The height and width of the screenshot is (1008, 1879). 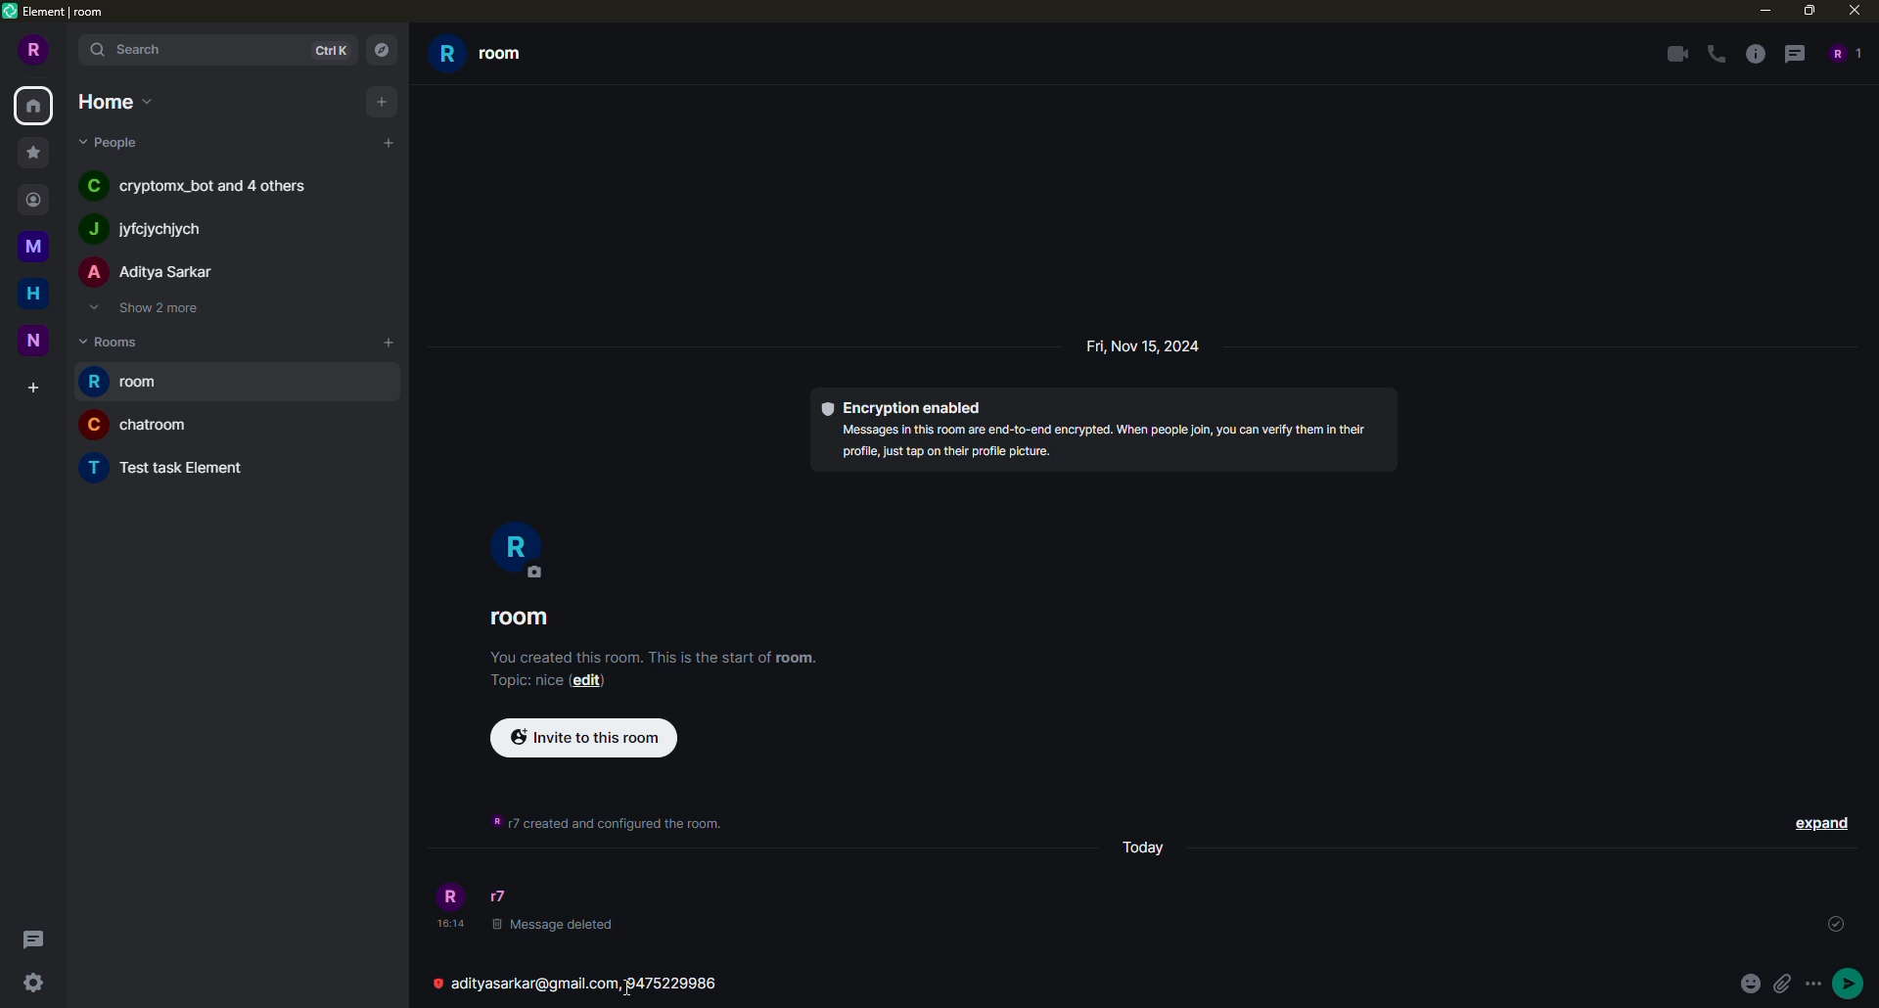 What do you see at coordinates (584, 739) in the screenshot?
I see `invite to this room` at bounding box center [584, 739].